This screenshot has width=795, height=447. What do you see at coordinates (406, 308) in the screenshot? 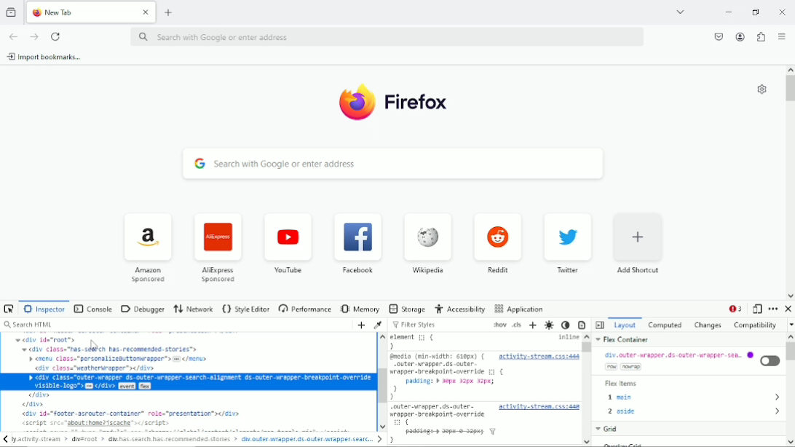
I see `Storage` at bounding box center [406, 308].